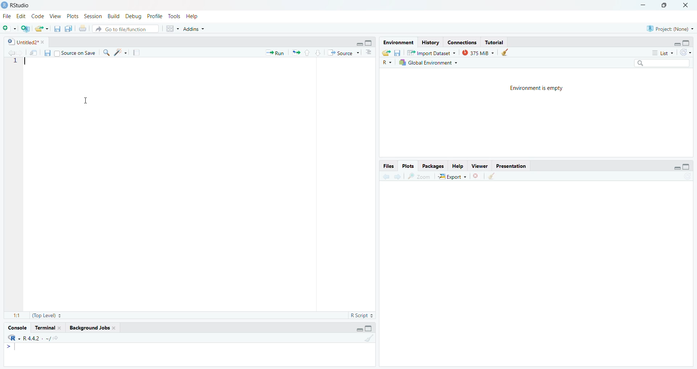 The image size is (697, 369). I want to click on go back, so click(386, 176).